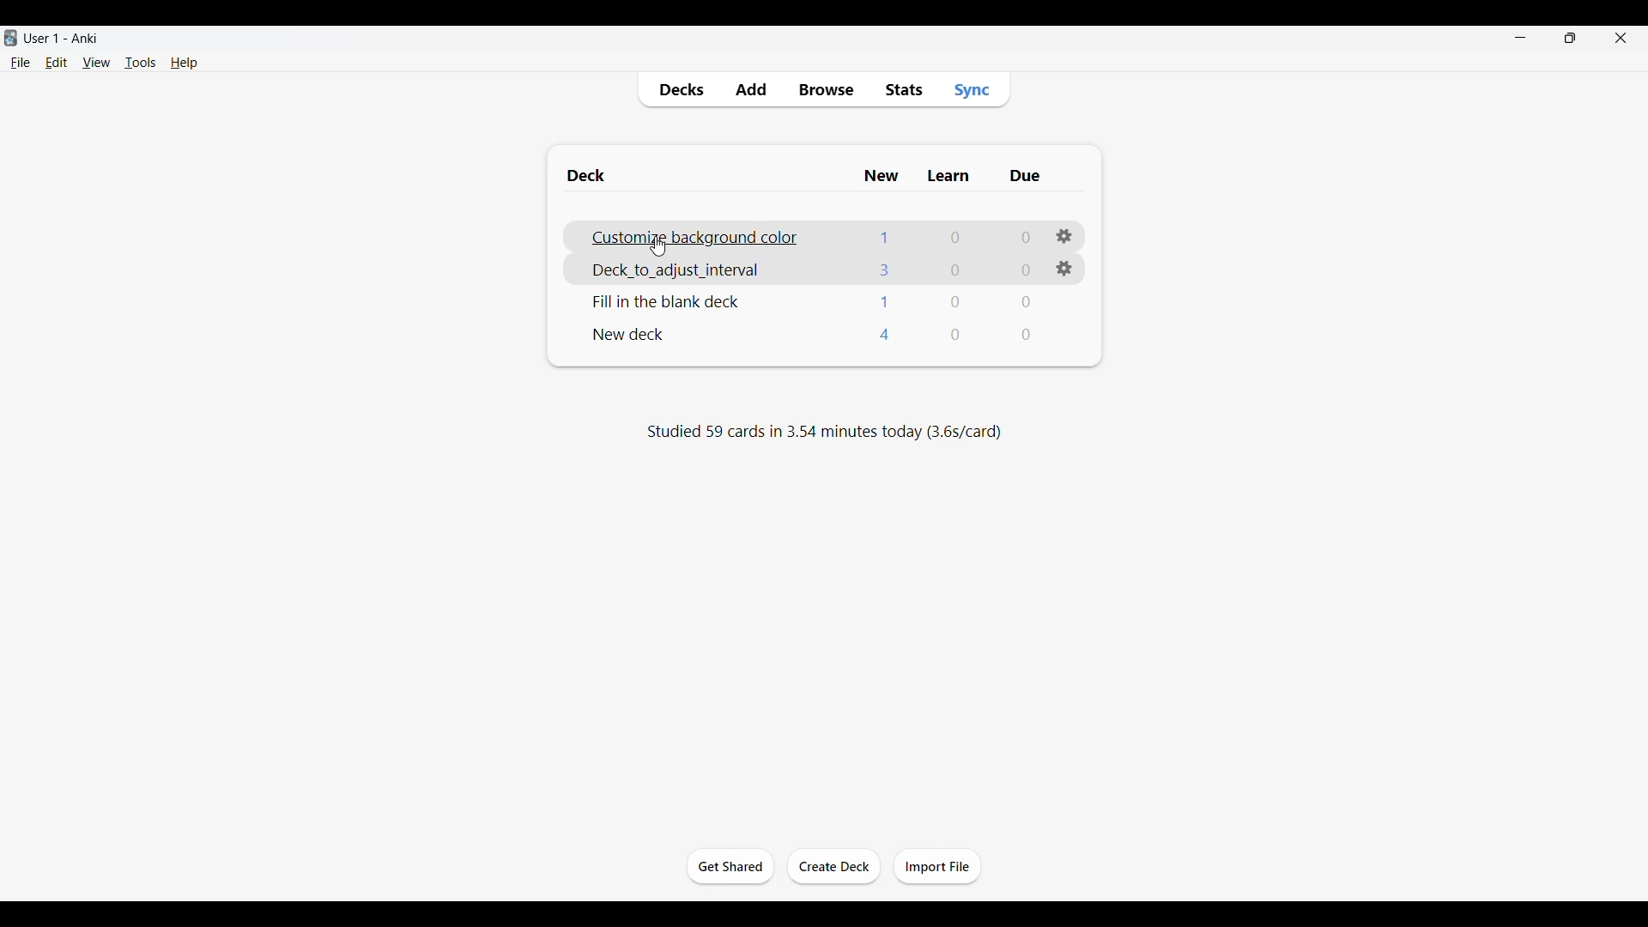  Describe the element at coordinates (686, 270) in the screenshot. I see `Deck list` at that location.